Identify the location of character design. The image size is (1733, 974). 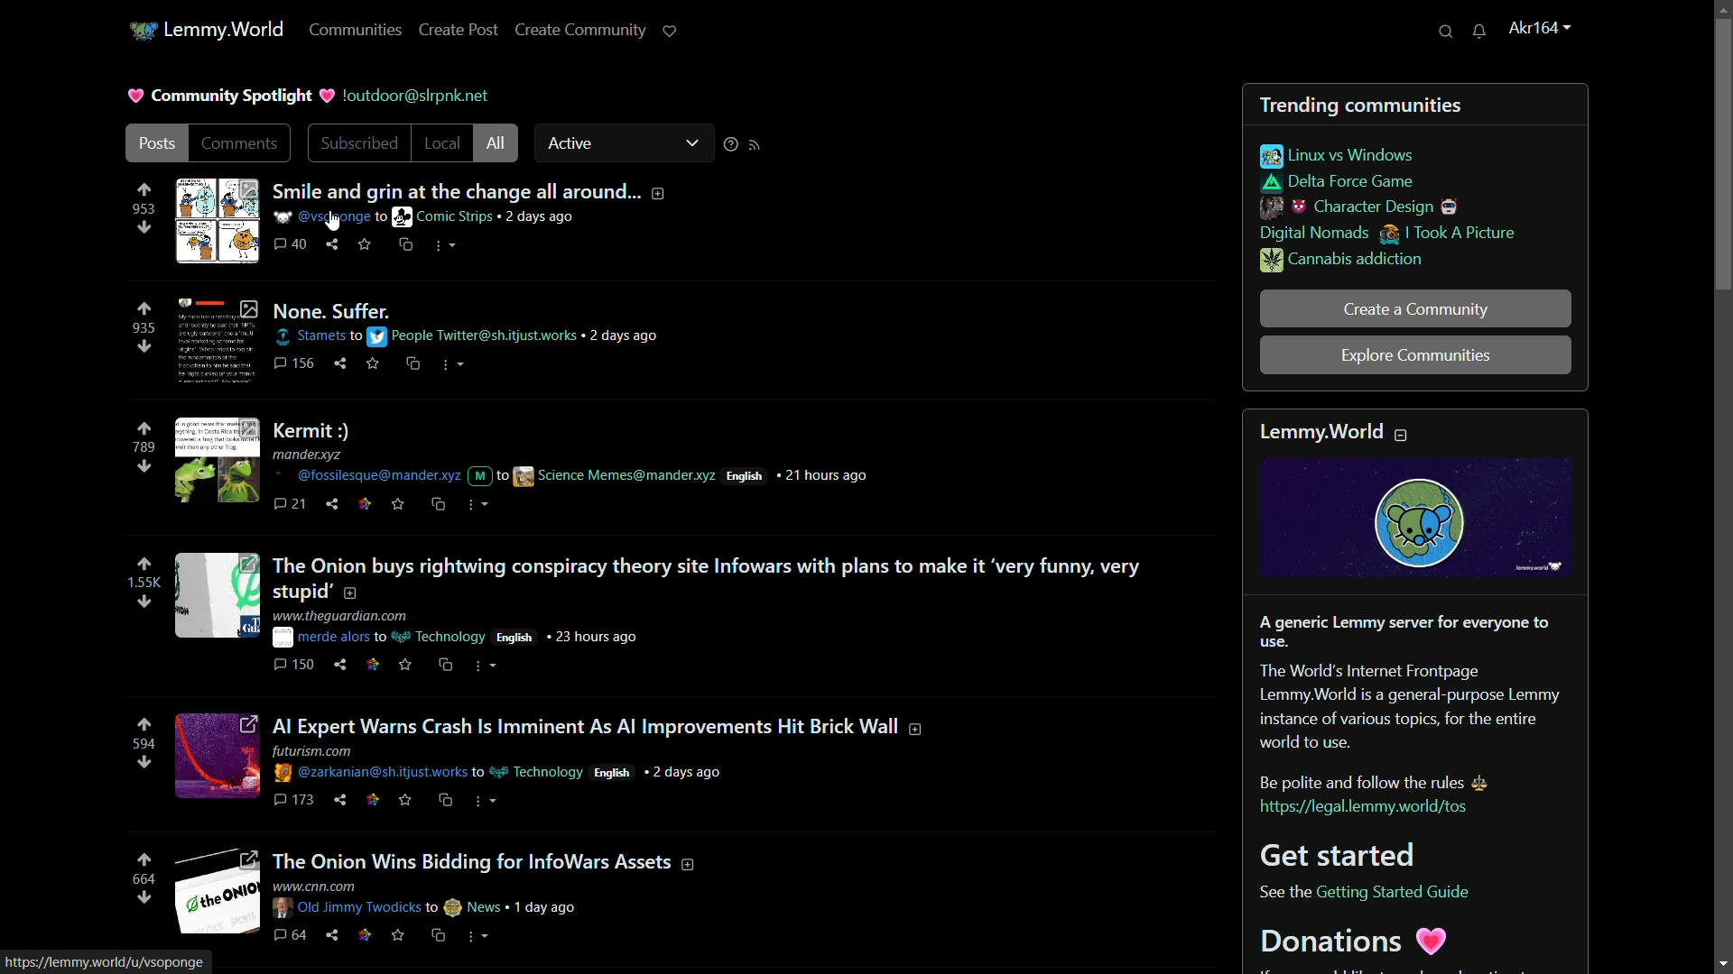
(1360, 209).